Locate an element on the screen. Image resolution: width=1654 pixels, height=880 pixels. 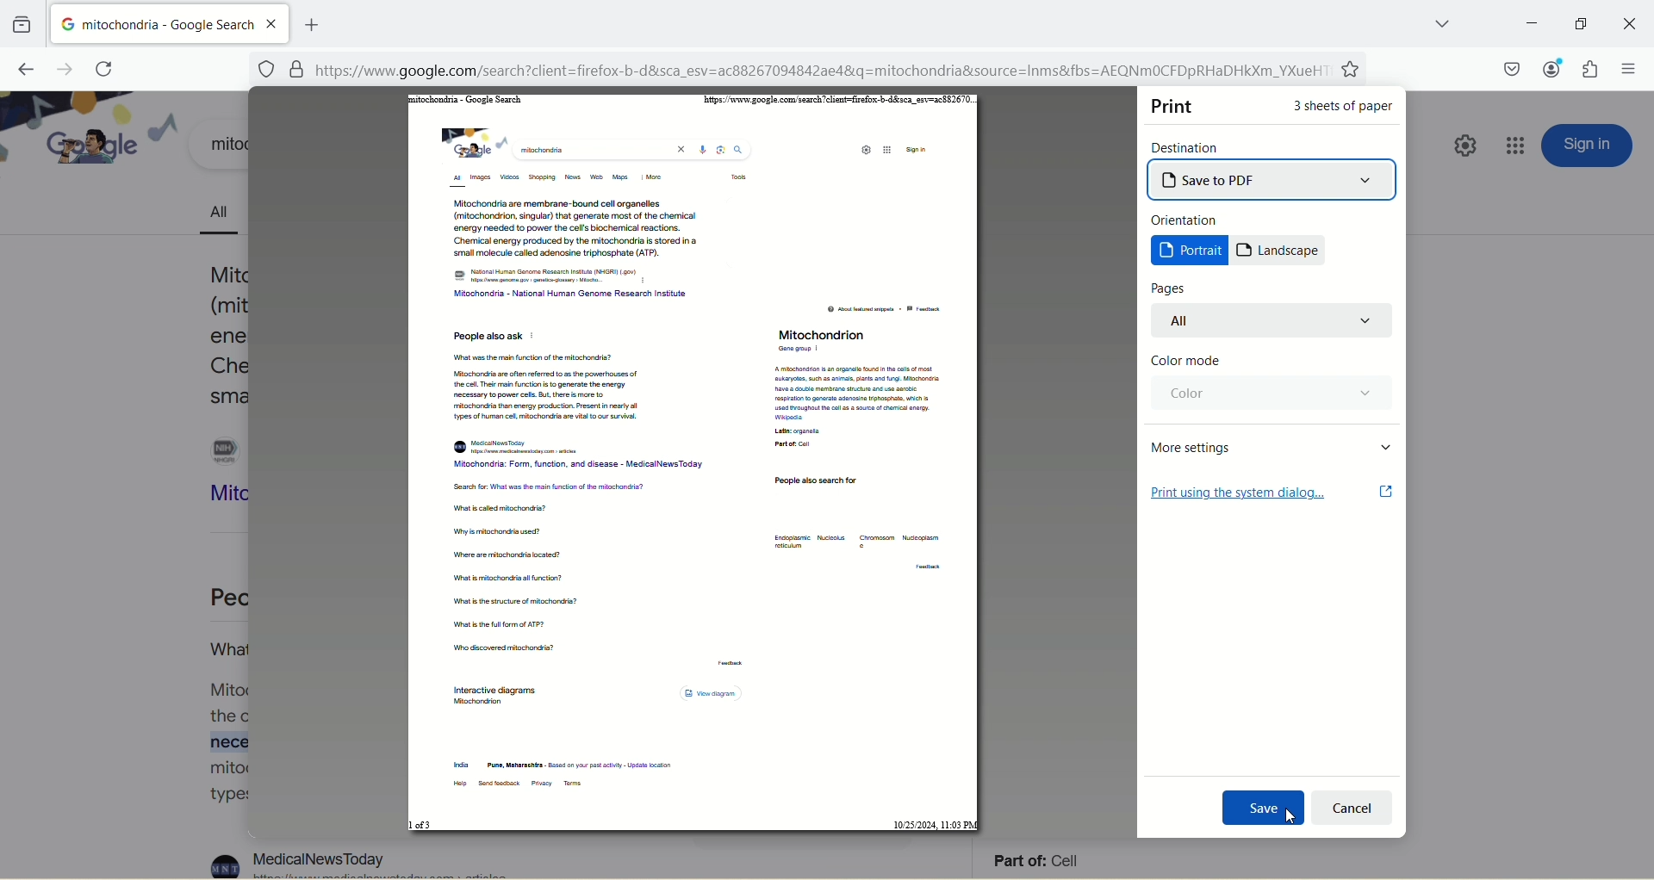
save to pocket is located at coordinates (1511, 69).